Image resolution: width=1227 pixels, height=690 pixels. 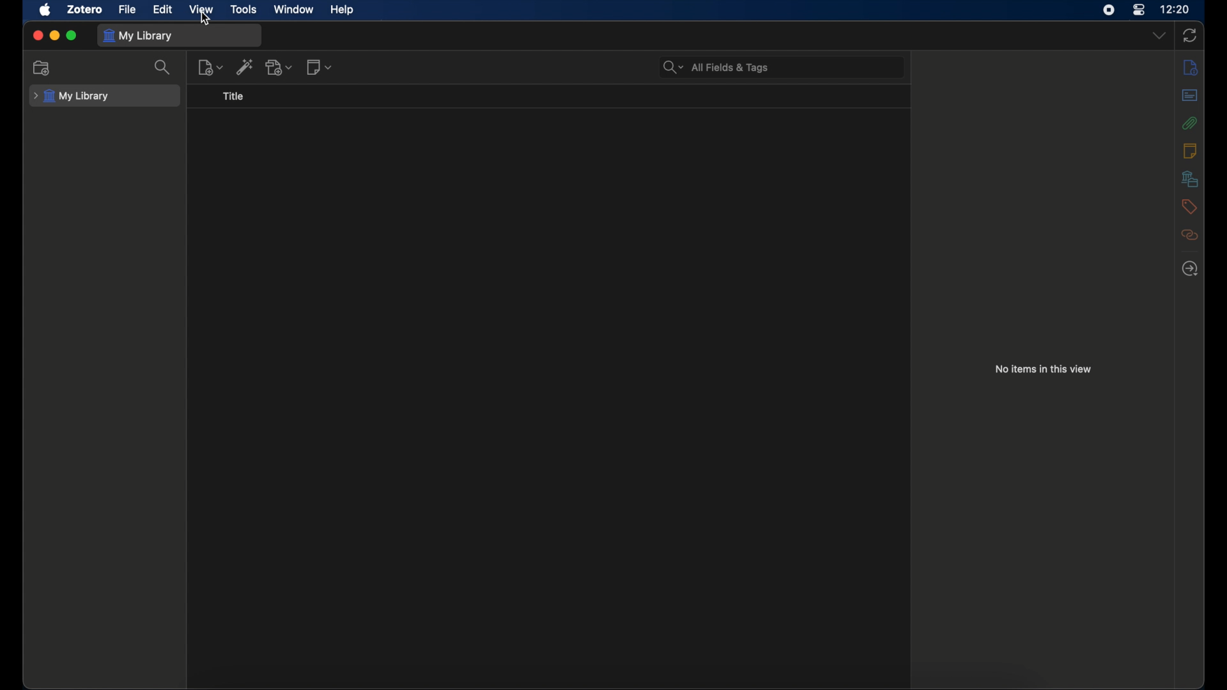 I want to click on cursor, so click(x=207, y=19).